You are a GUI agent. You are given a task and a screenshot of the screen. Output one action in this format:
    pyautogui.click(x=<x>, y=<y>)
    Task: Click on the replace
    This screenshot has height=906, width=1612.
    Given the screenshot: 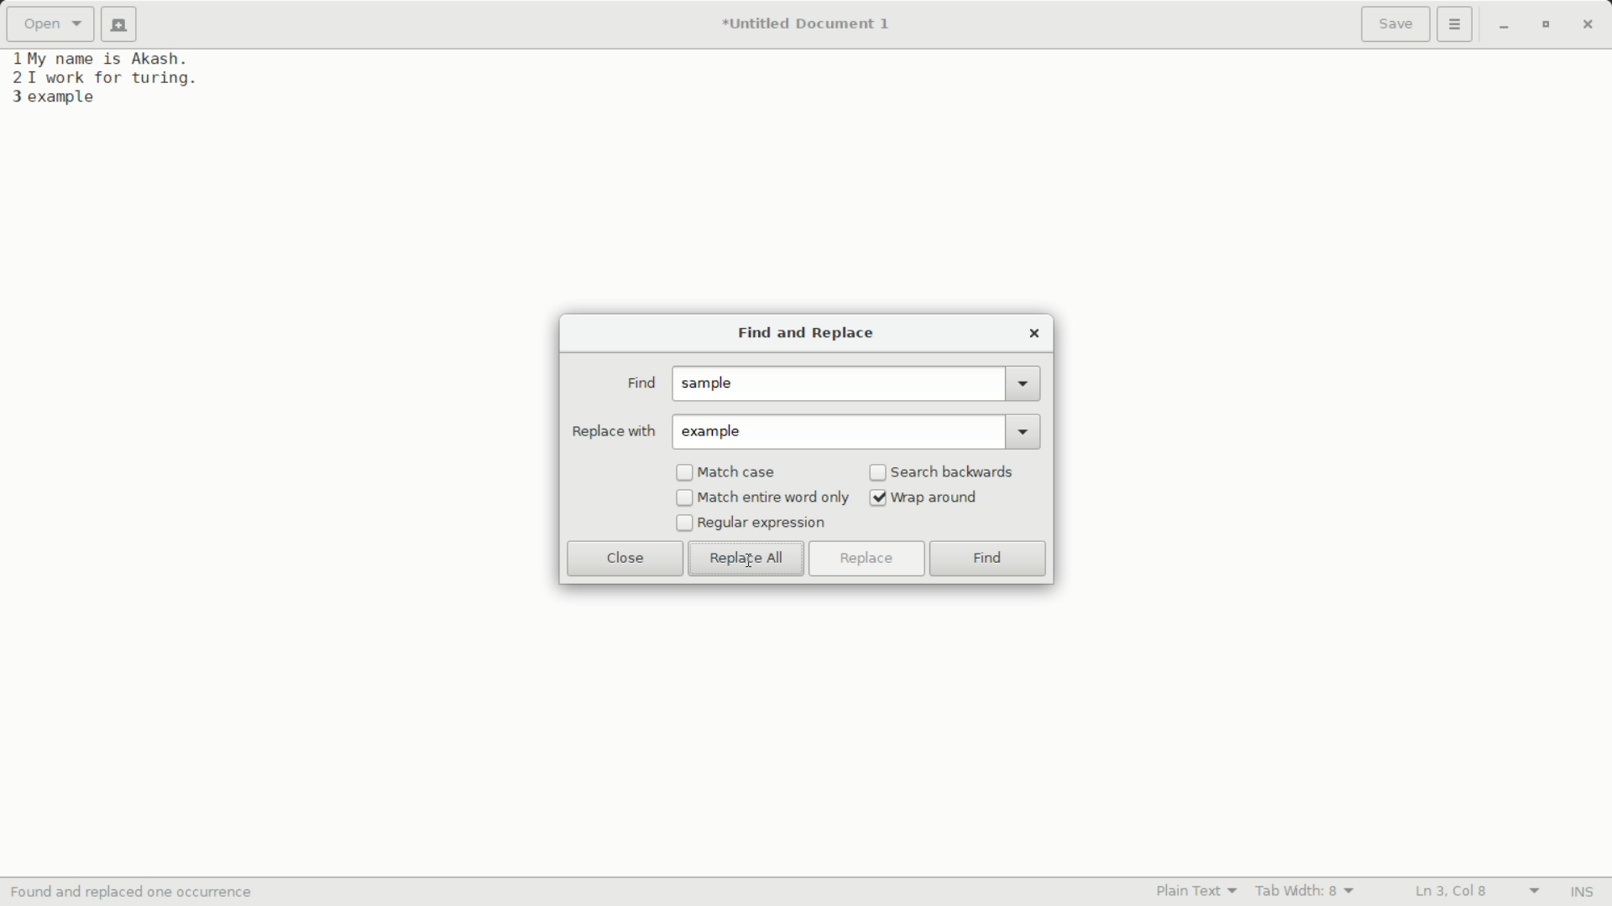 What is the action you would take?
    pyautogui.click(x=865, y=559)
    